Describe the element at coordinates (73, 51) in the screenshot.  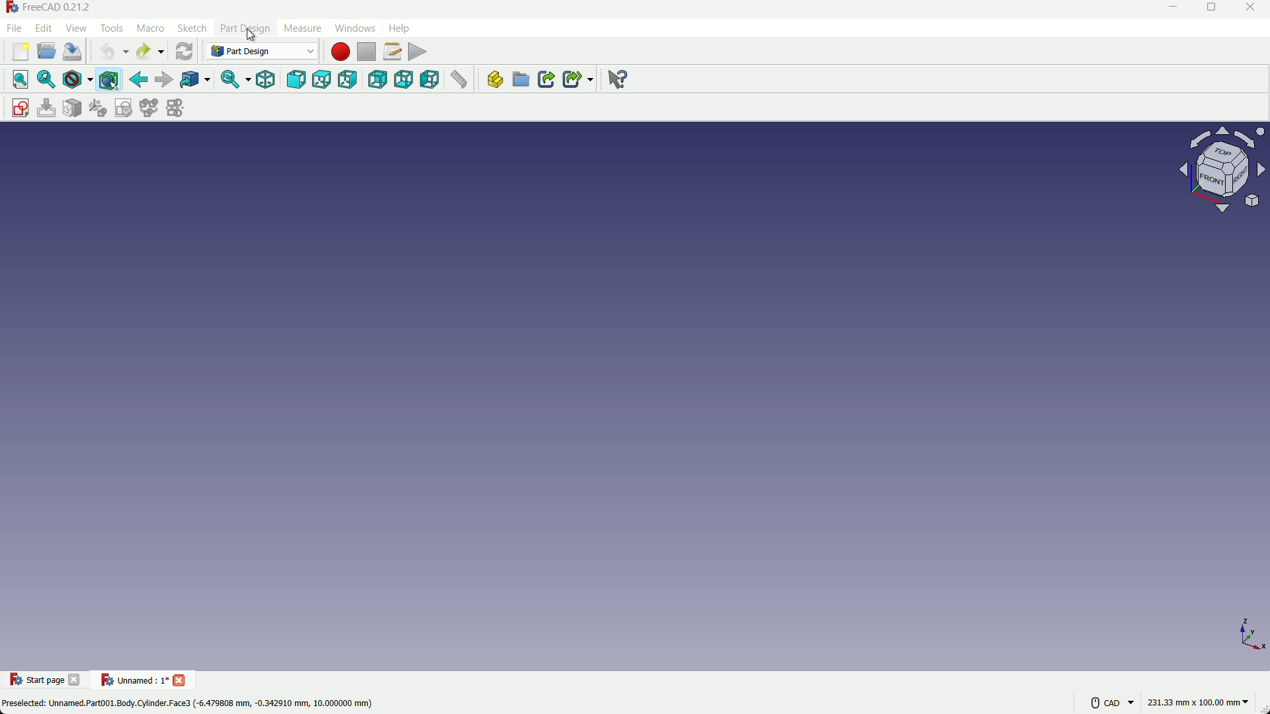
I see `save file` at that location.